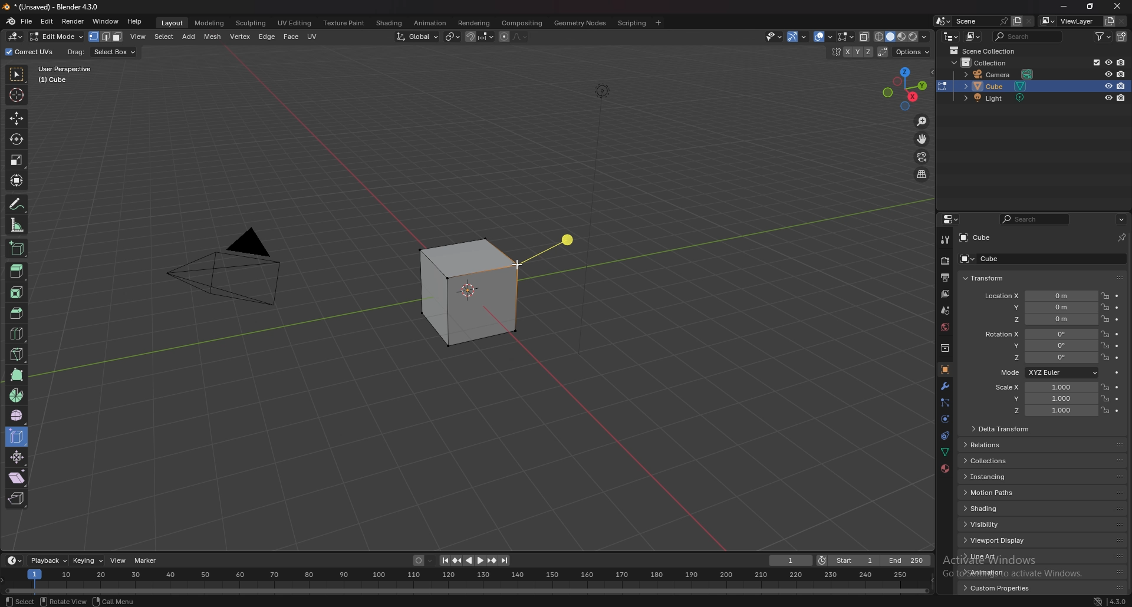 The width and height of the screenshot is (1132, 607). I want to click on window, so click(106, 21).